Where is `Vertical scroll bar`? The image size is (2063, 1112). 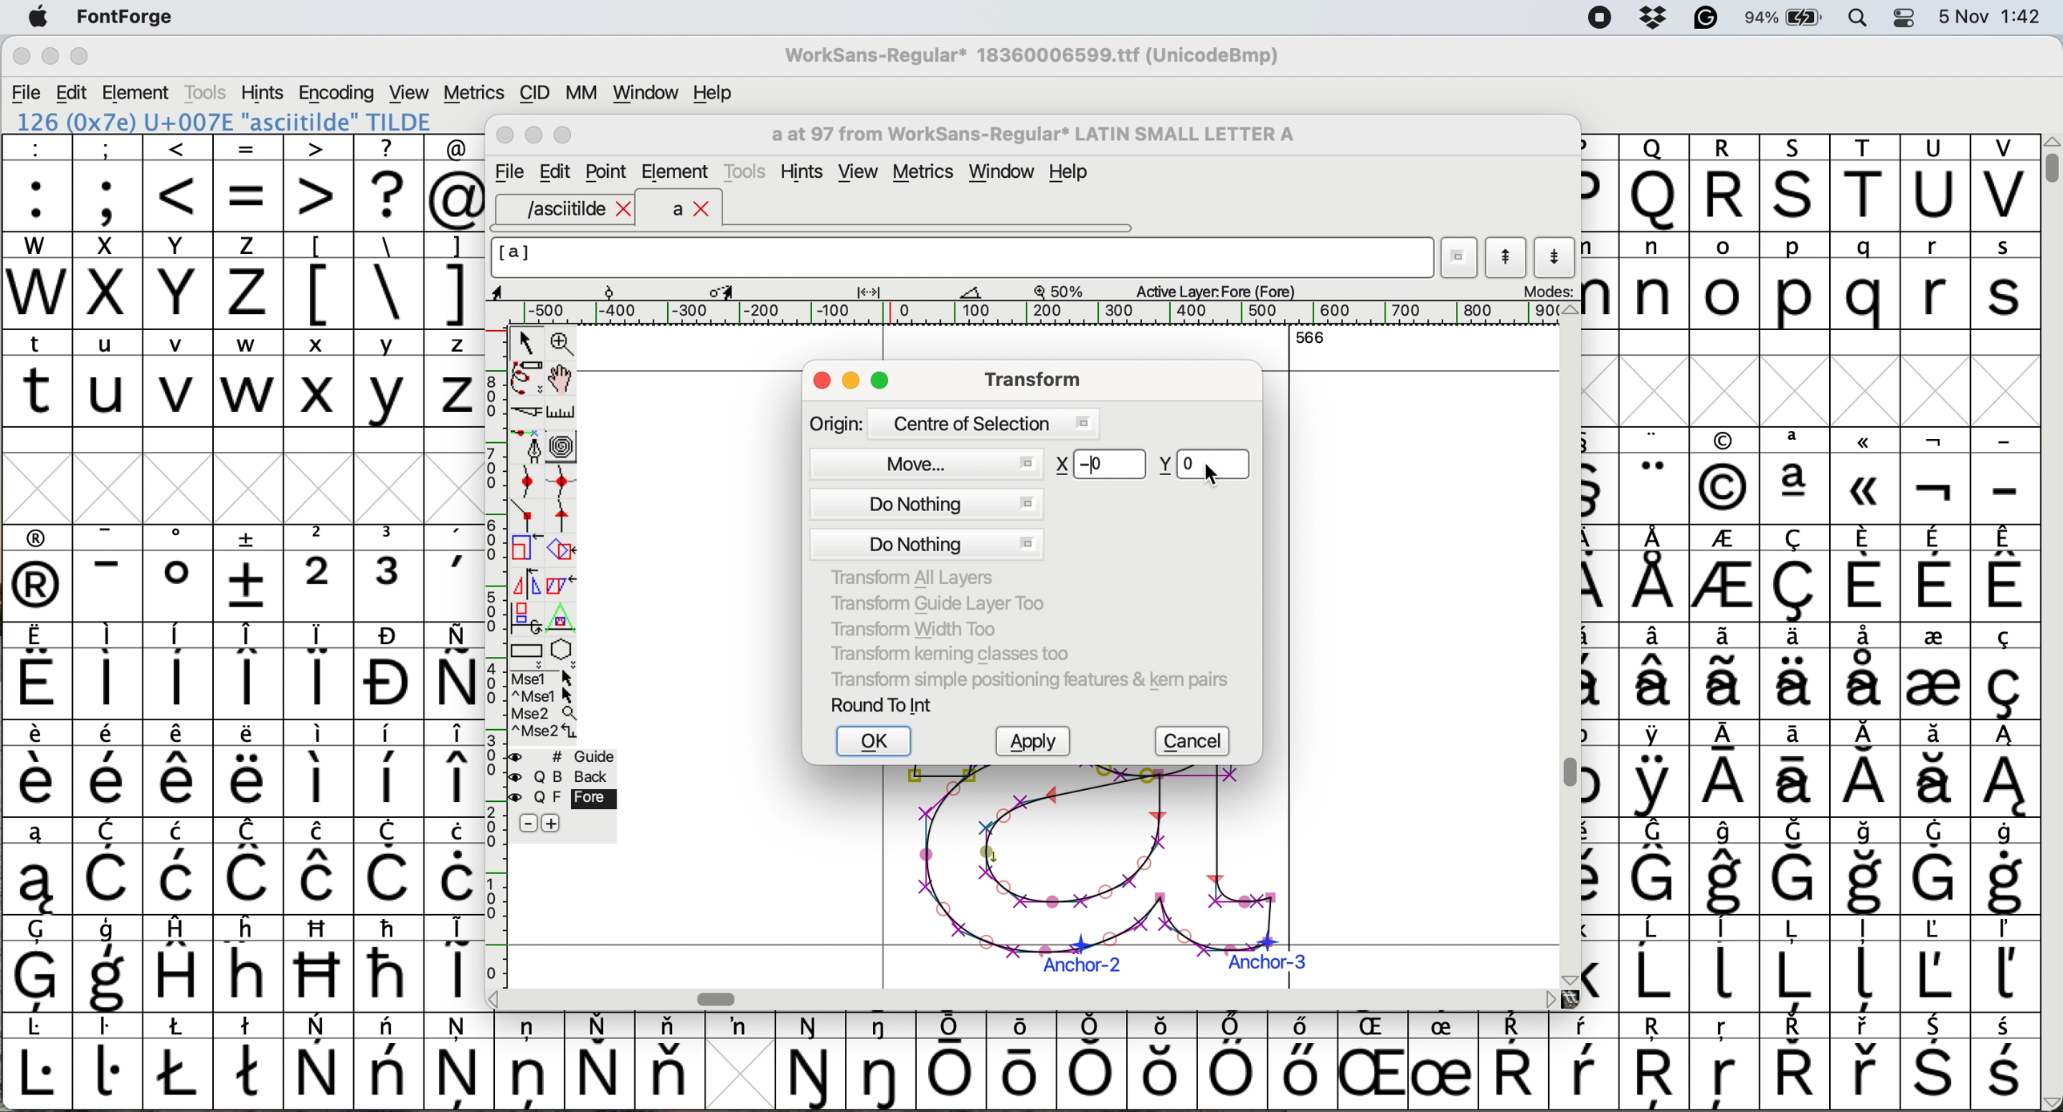 Vertical scroll bar is located at coordinates (1565, 775).